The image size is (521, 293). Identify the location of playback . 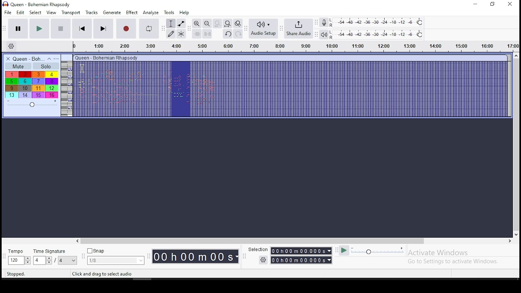
(324, 35).